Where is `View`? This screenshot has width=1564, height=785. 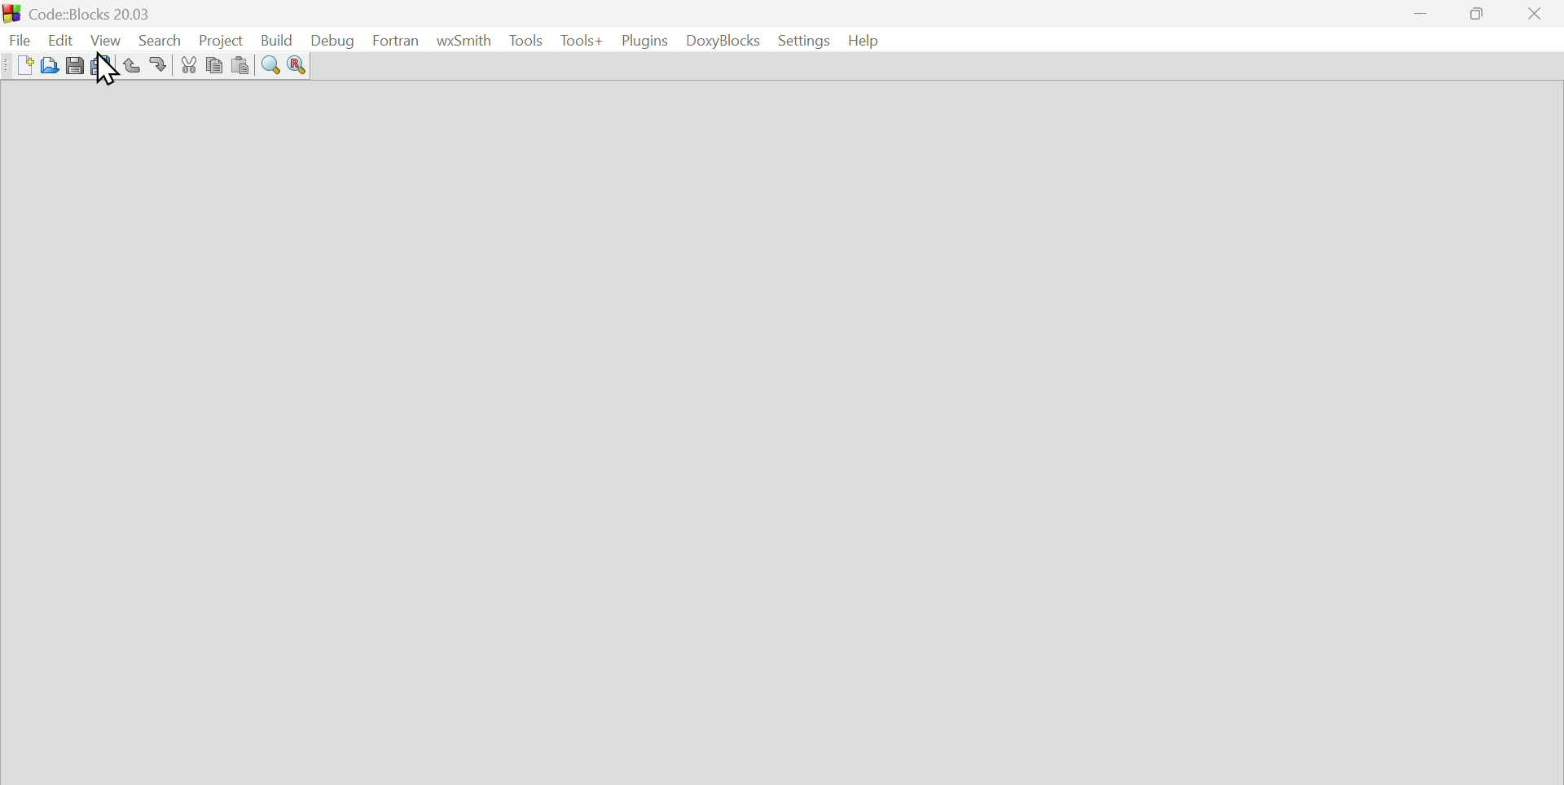
View is located at coordinates (106, 39).